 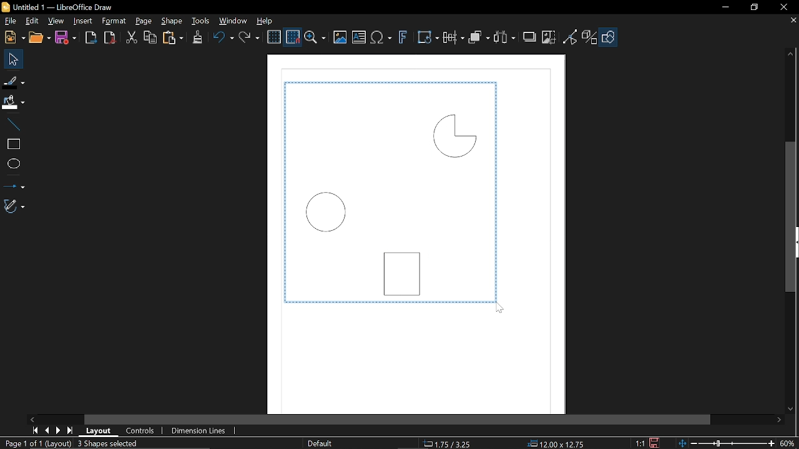 I want to click on Window, so click(x=233, y=21).